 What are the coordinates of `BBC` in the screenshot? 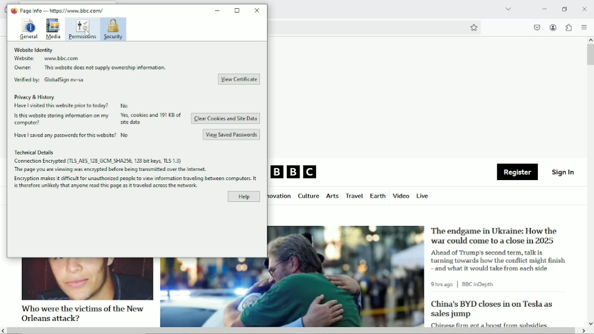 It's located at (294, 172).